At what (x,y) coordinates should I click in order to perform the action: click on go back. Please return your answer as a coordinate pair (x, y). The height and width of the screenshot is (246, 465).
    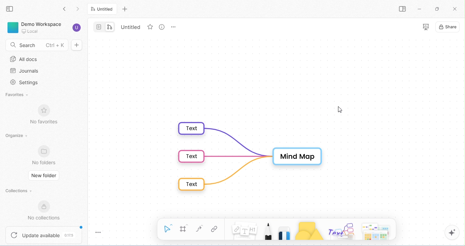
    Looking at the image, I should click on (64, 9).